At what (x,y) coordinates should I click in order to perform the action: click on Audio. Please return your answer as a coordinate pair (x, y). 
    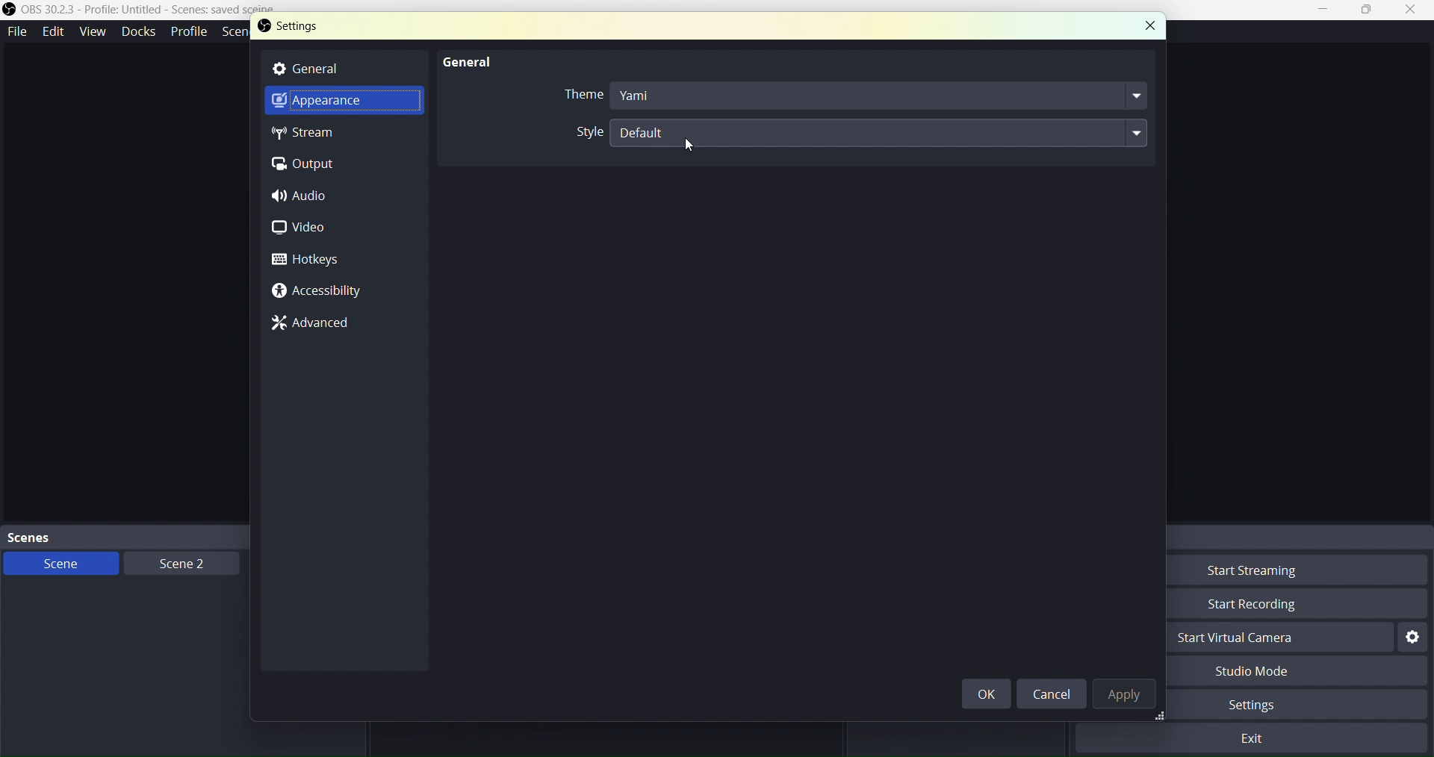
    Looking at the image, I should click on (305, 198).